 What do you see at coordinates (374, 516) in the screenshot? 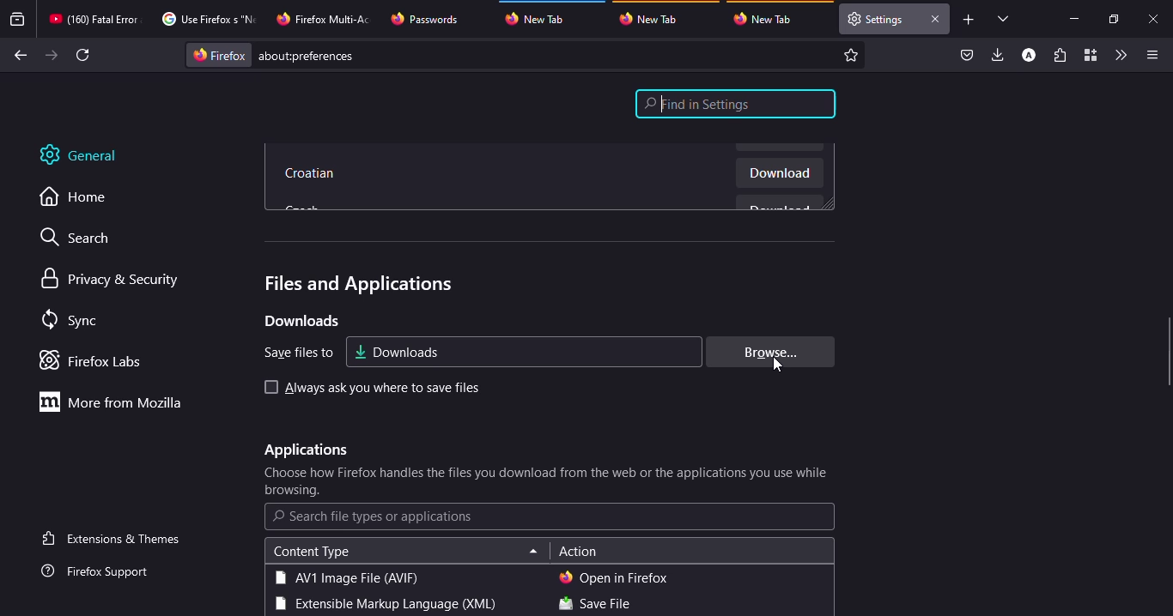
I see `search` at bounding box center [374, 516].